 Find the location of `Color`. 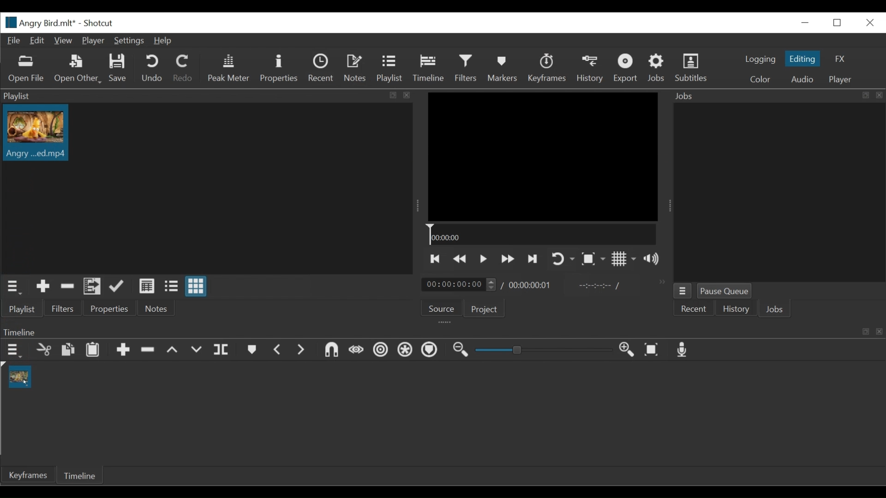

Color is located at coordinates (763, 79).